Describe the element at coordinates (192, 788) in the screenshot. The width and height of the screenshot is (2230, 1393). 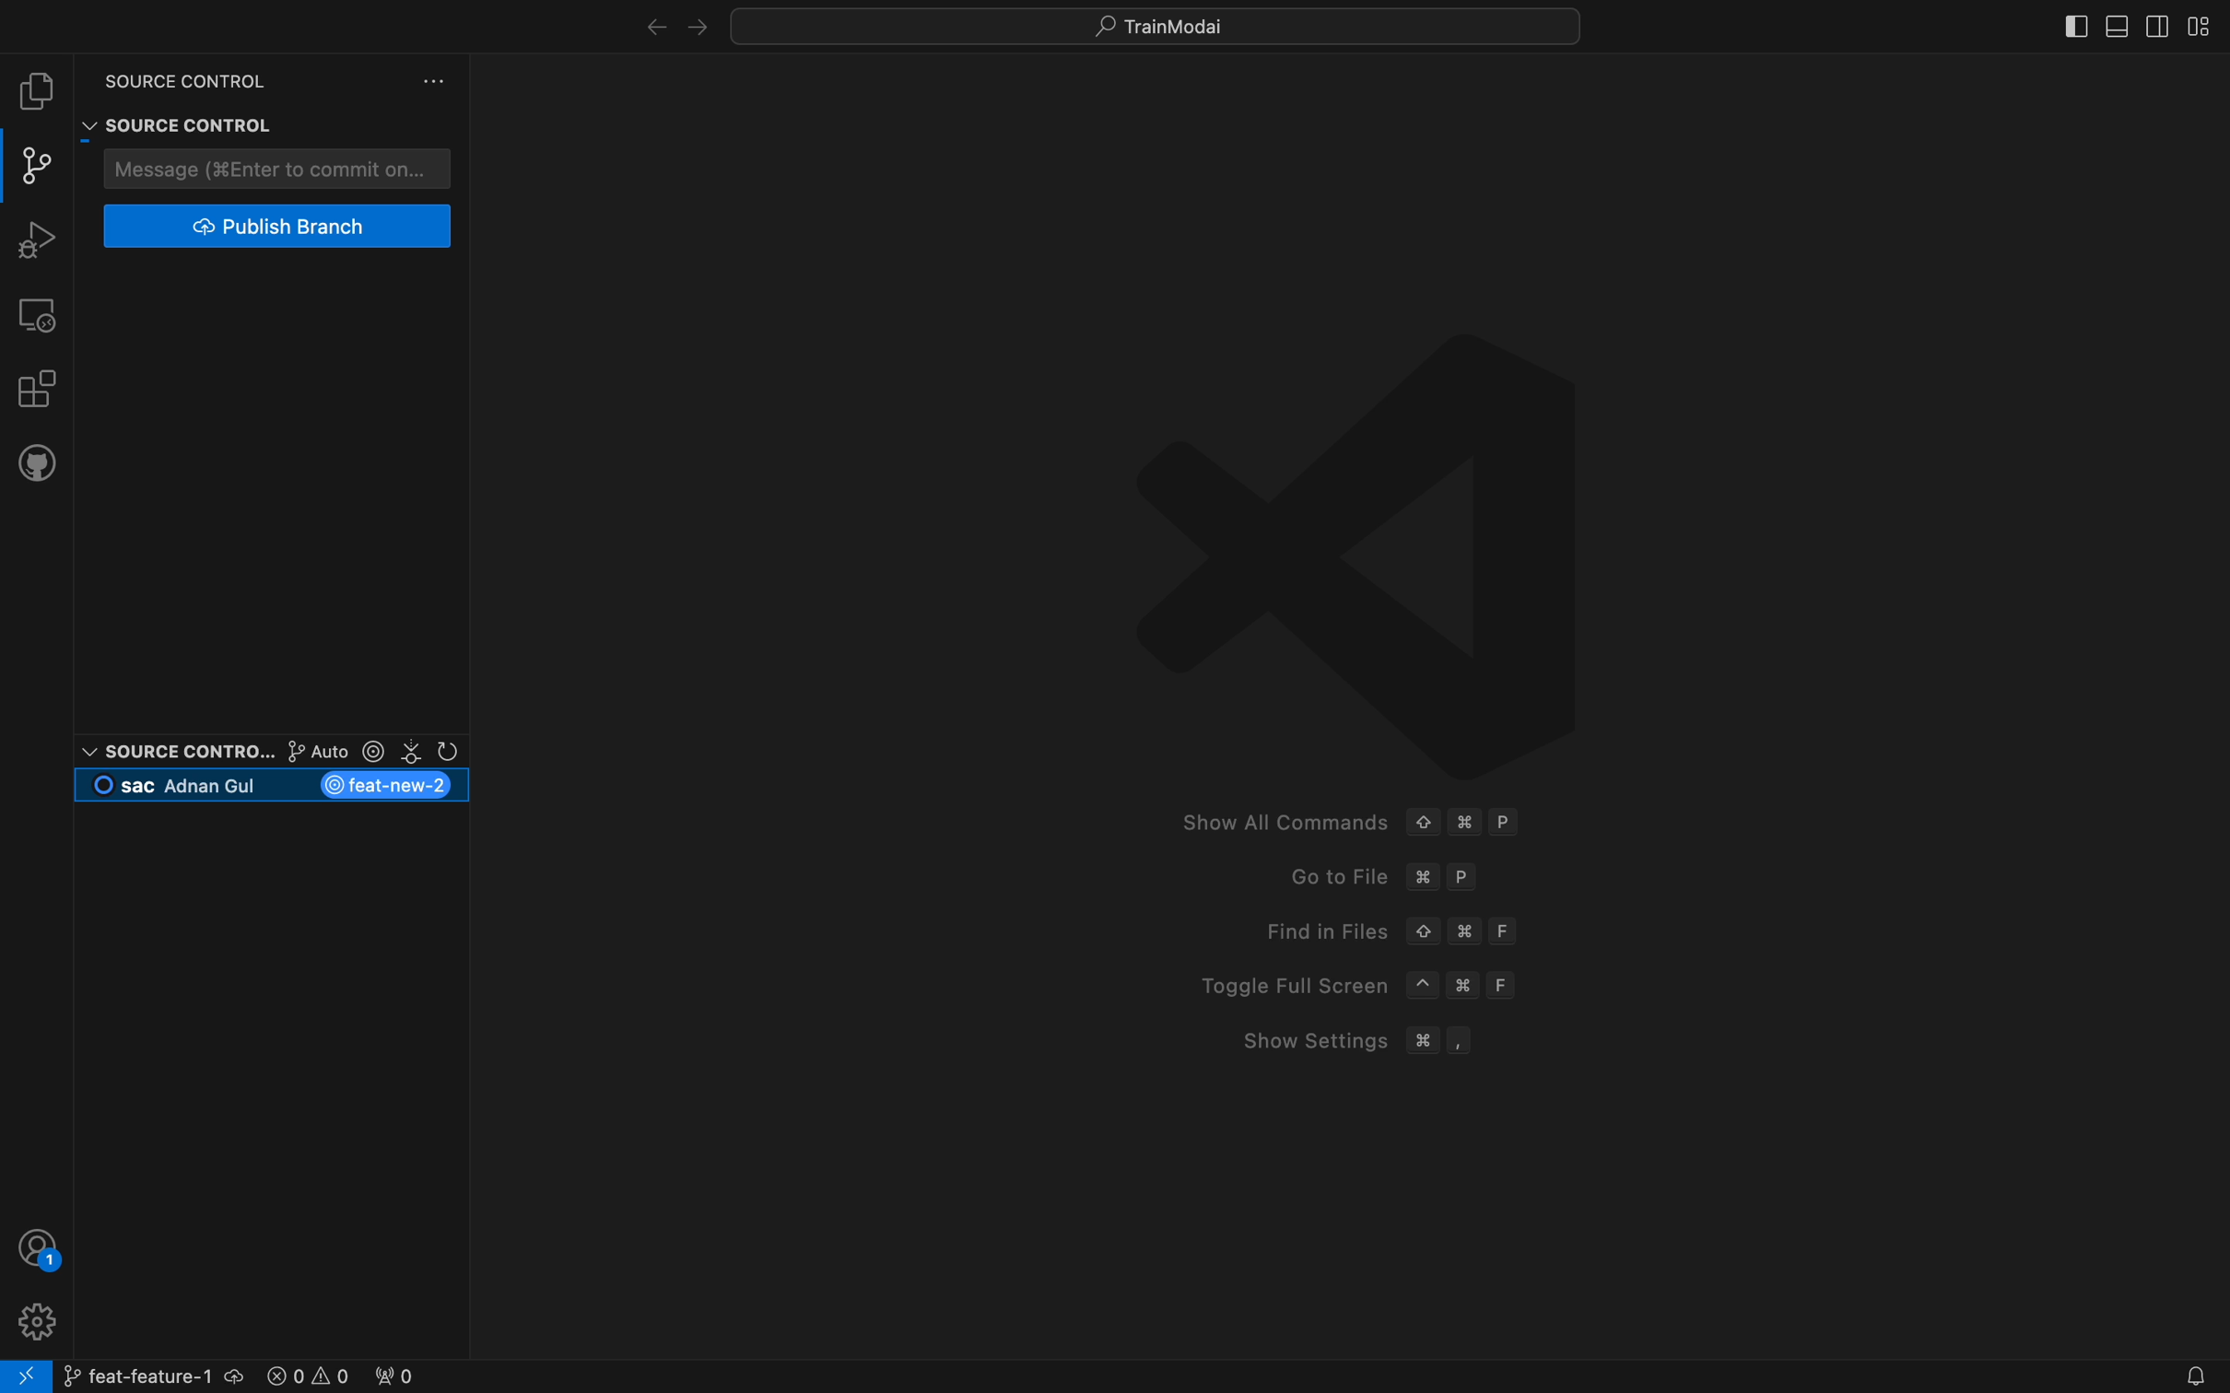
I see `current branch ` at that location.